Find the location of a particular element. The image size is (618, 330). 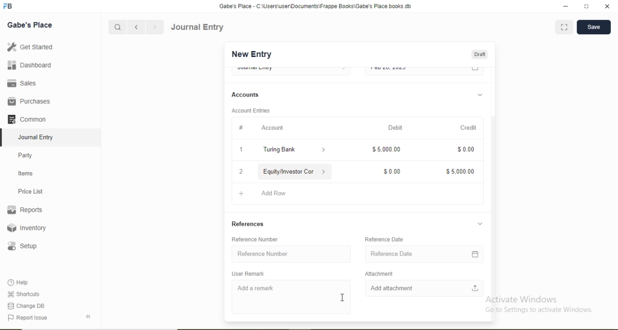

Reference Number is located at coordinates (254, 239).